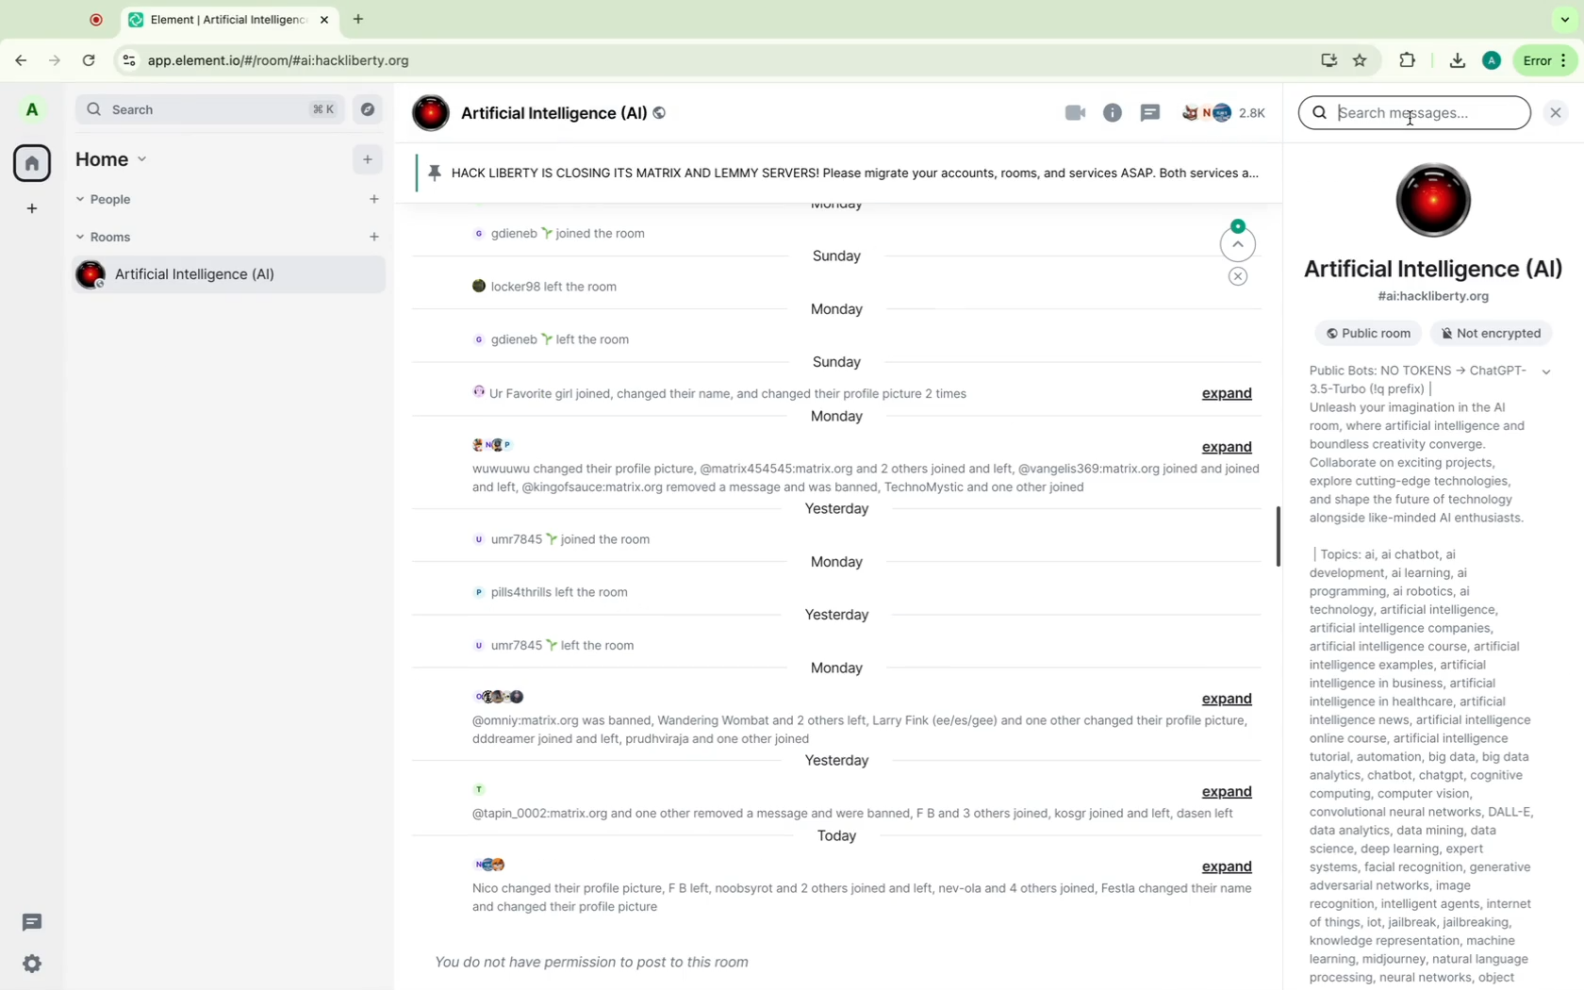 This screenshot has width=1584, height=990. I want to click on mark all as read, so click(1239, 278).